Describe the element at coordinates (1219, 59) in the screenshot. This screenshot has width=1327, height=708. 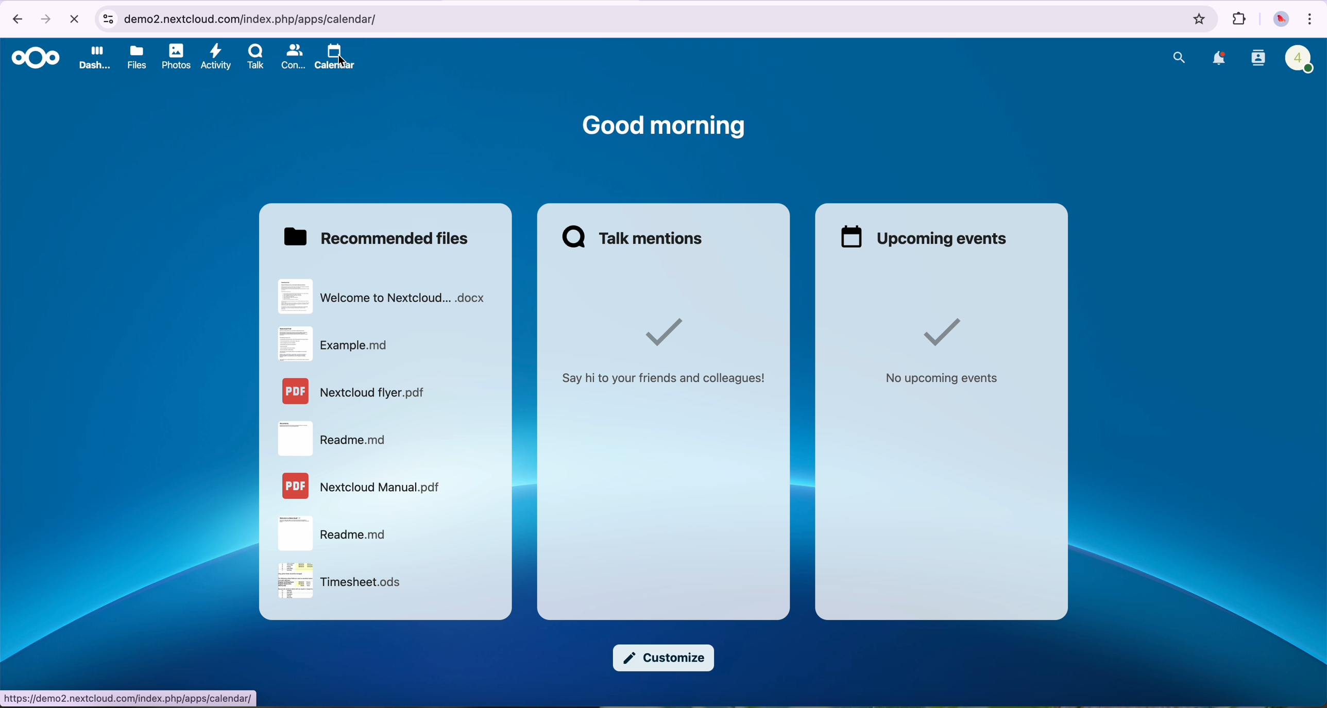
I see `notifications` at that location.